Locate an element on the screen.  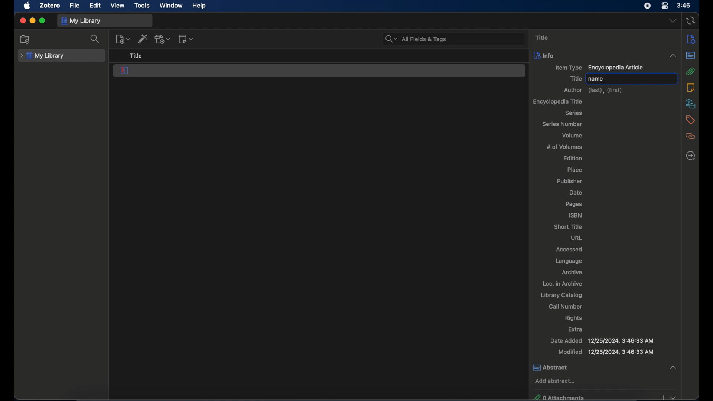
add attachment is located at coordinates (163, 39).